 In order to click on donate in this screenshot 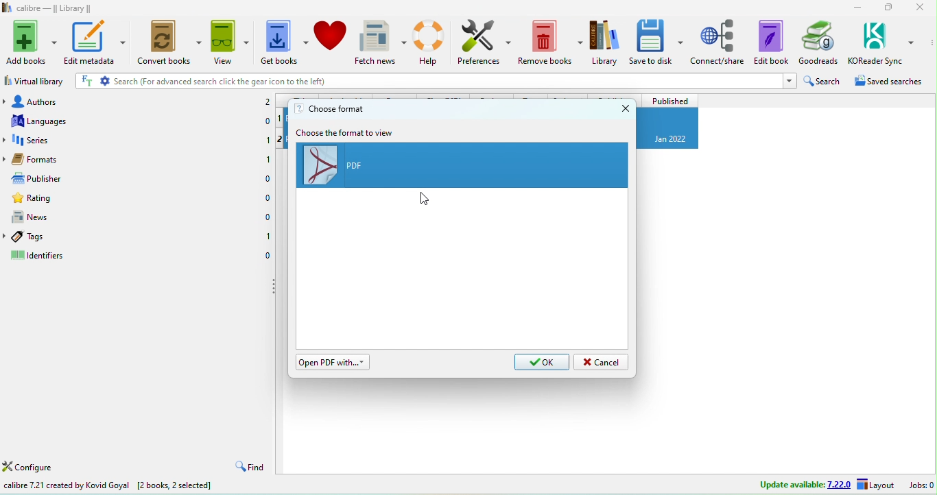, I will do `click(331, 42)`.